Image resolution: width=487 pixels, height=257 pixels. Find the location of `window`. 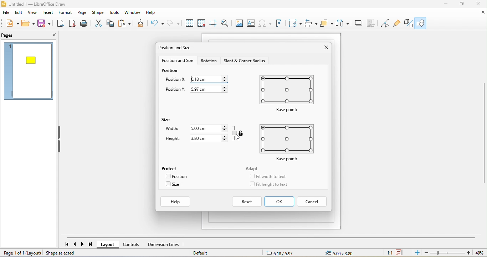

window is located at coordinates (134, 12).